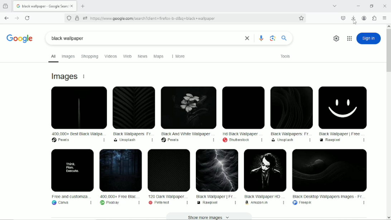 Image resolution: width=391 pixels, height=220 pixels. What do you see at coordinates (52, 56) in the screenshot?
I see `All` at bounding box center [52, 56].